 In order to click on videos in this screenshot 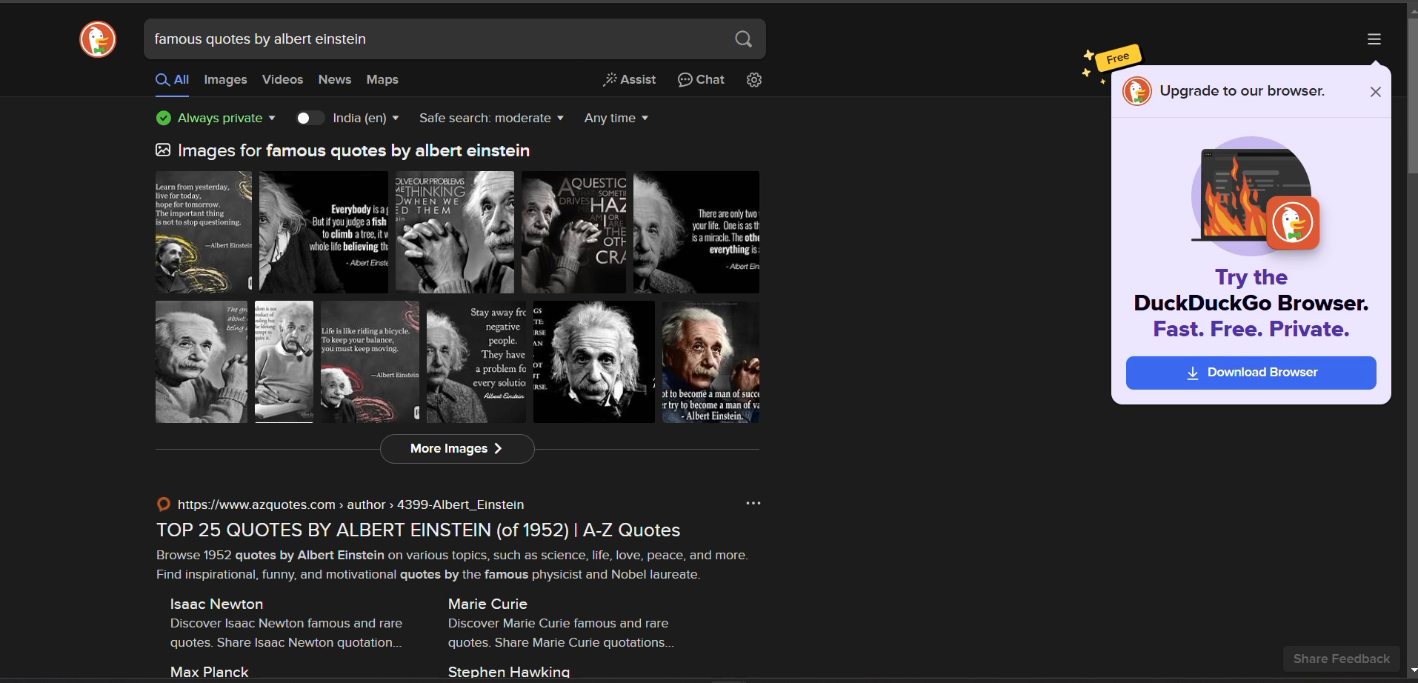, I will do `click(283, 81)`.